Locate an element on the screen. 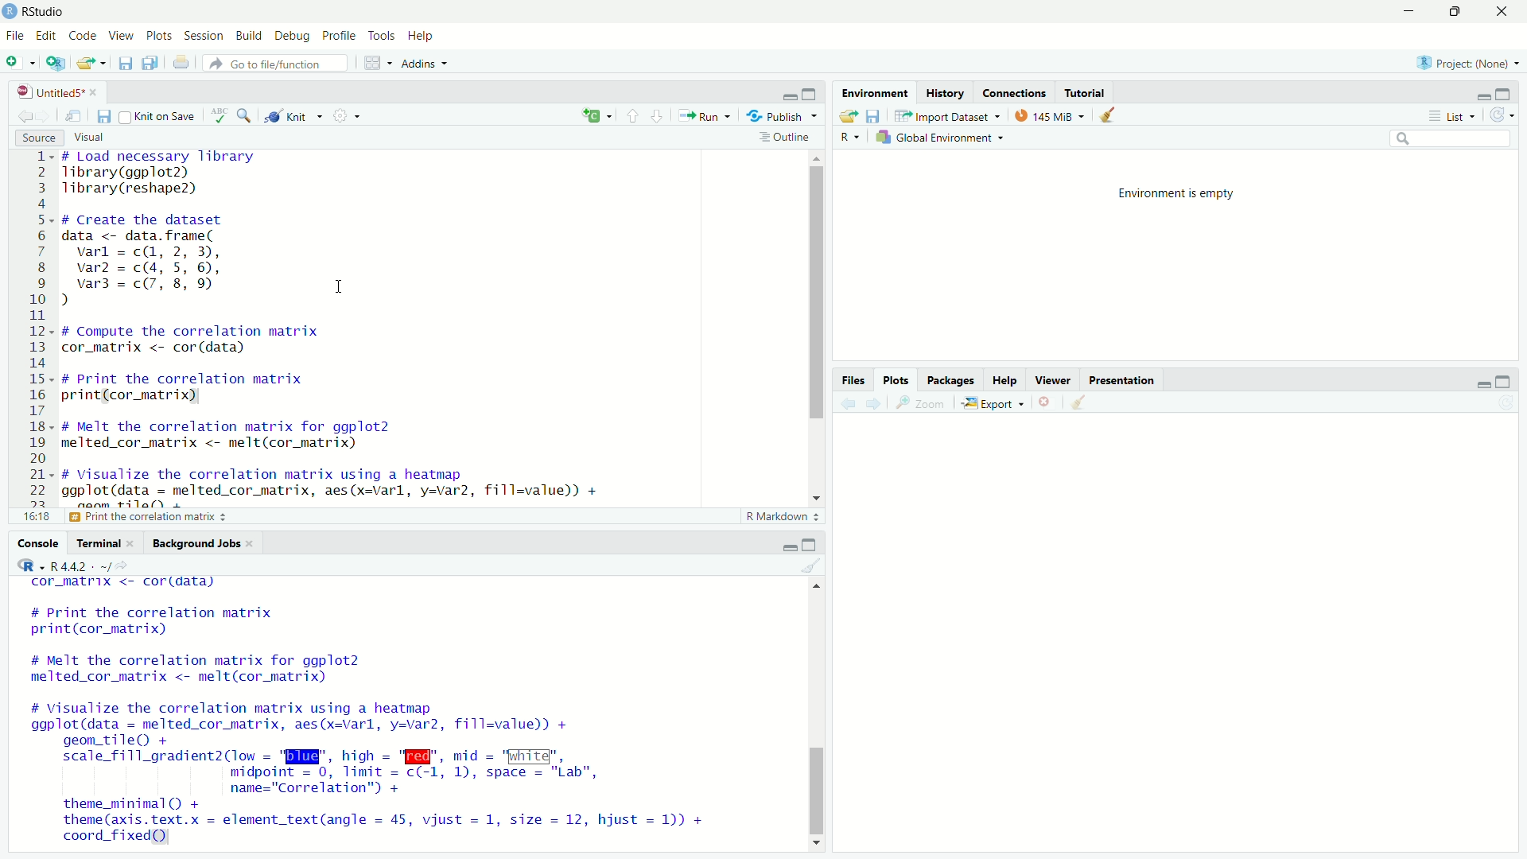 This screenshot has height=859, width=1527. maximize is located at coordinates (811, 92).